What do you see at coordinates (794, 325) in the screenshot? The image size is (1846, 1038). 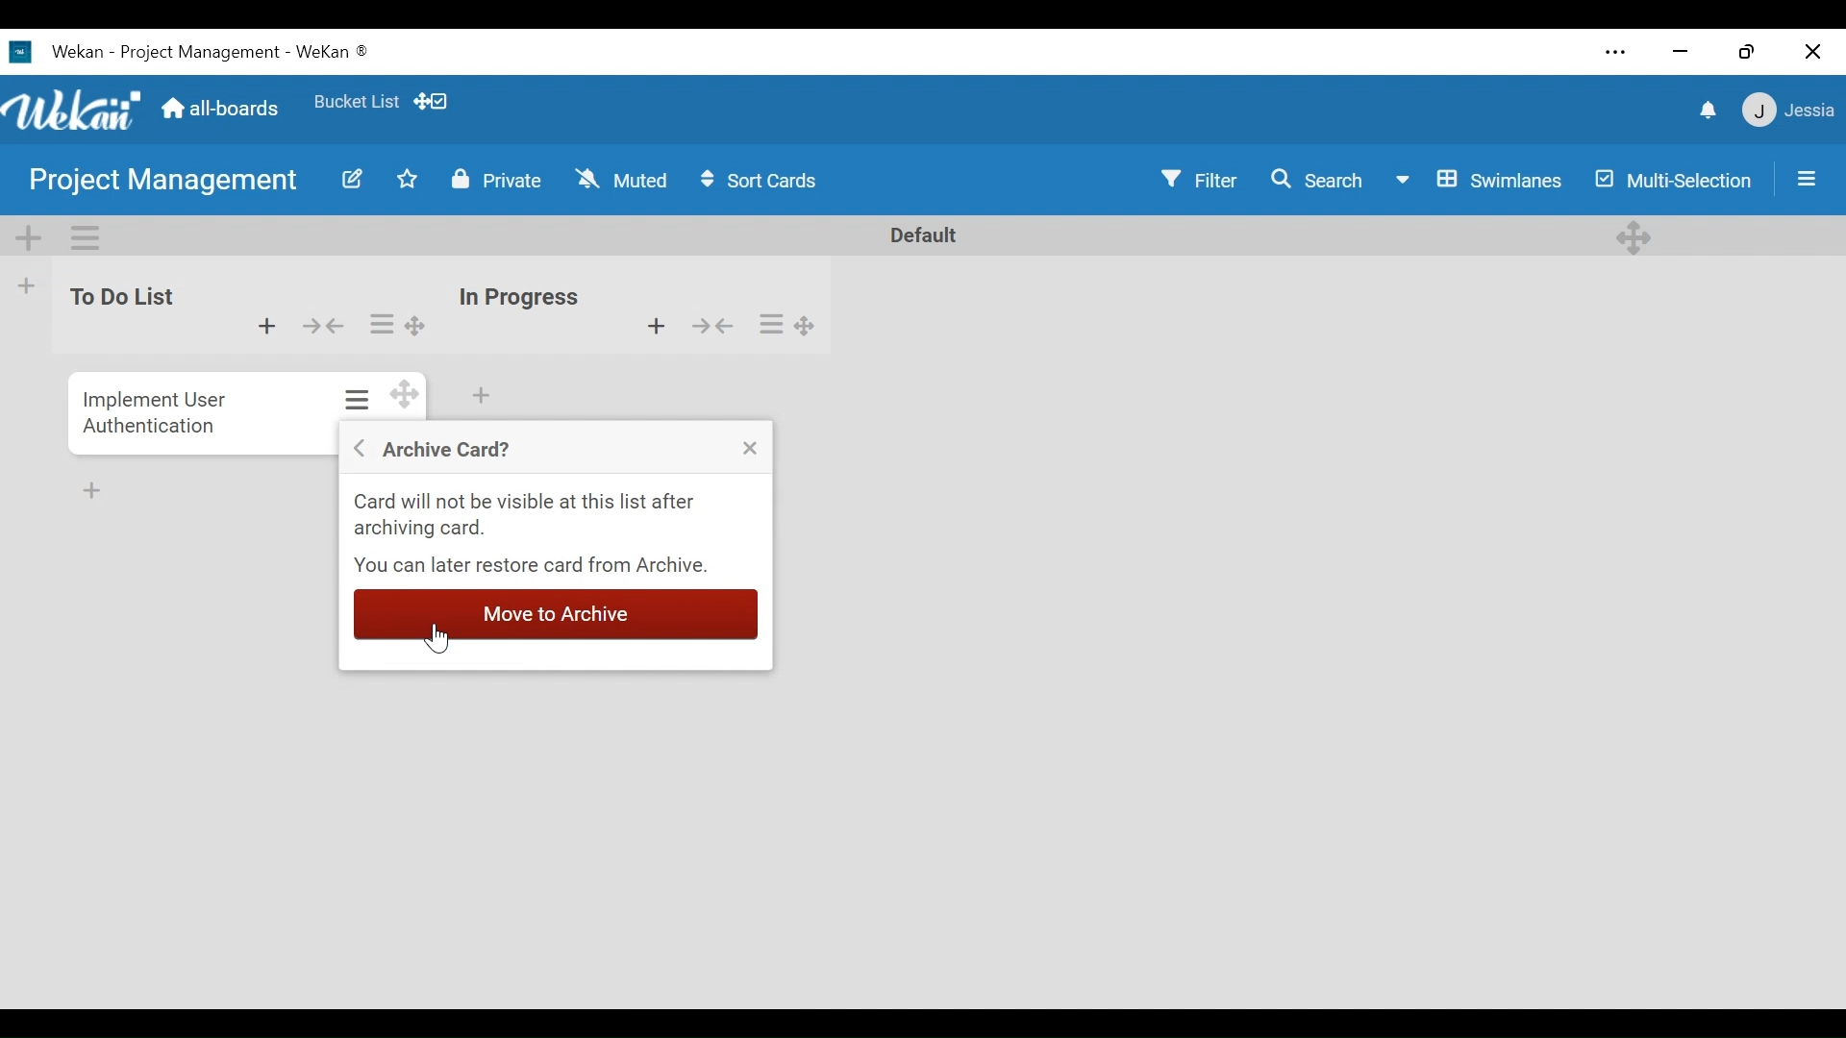 I see `options` at bounding box center [794, 325].